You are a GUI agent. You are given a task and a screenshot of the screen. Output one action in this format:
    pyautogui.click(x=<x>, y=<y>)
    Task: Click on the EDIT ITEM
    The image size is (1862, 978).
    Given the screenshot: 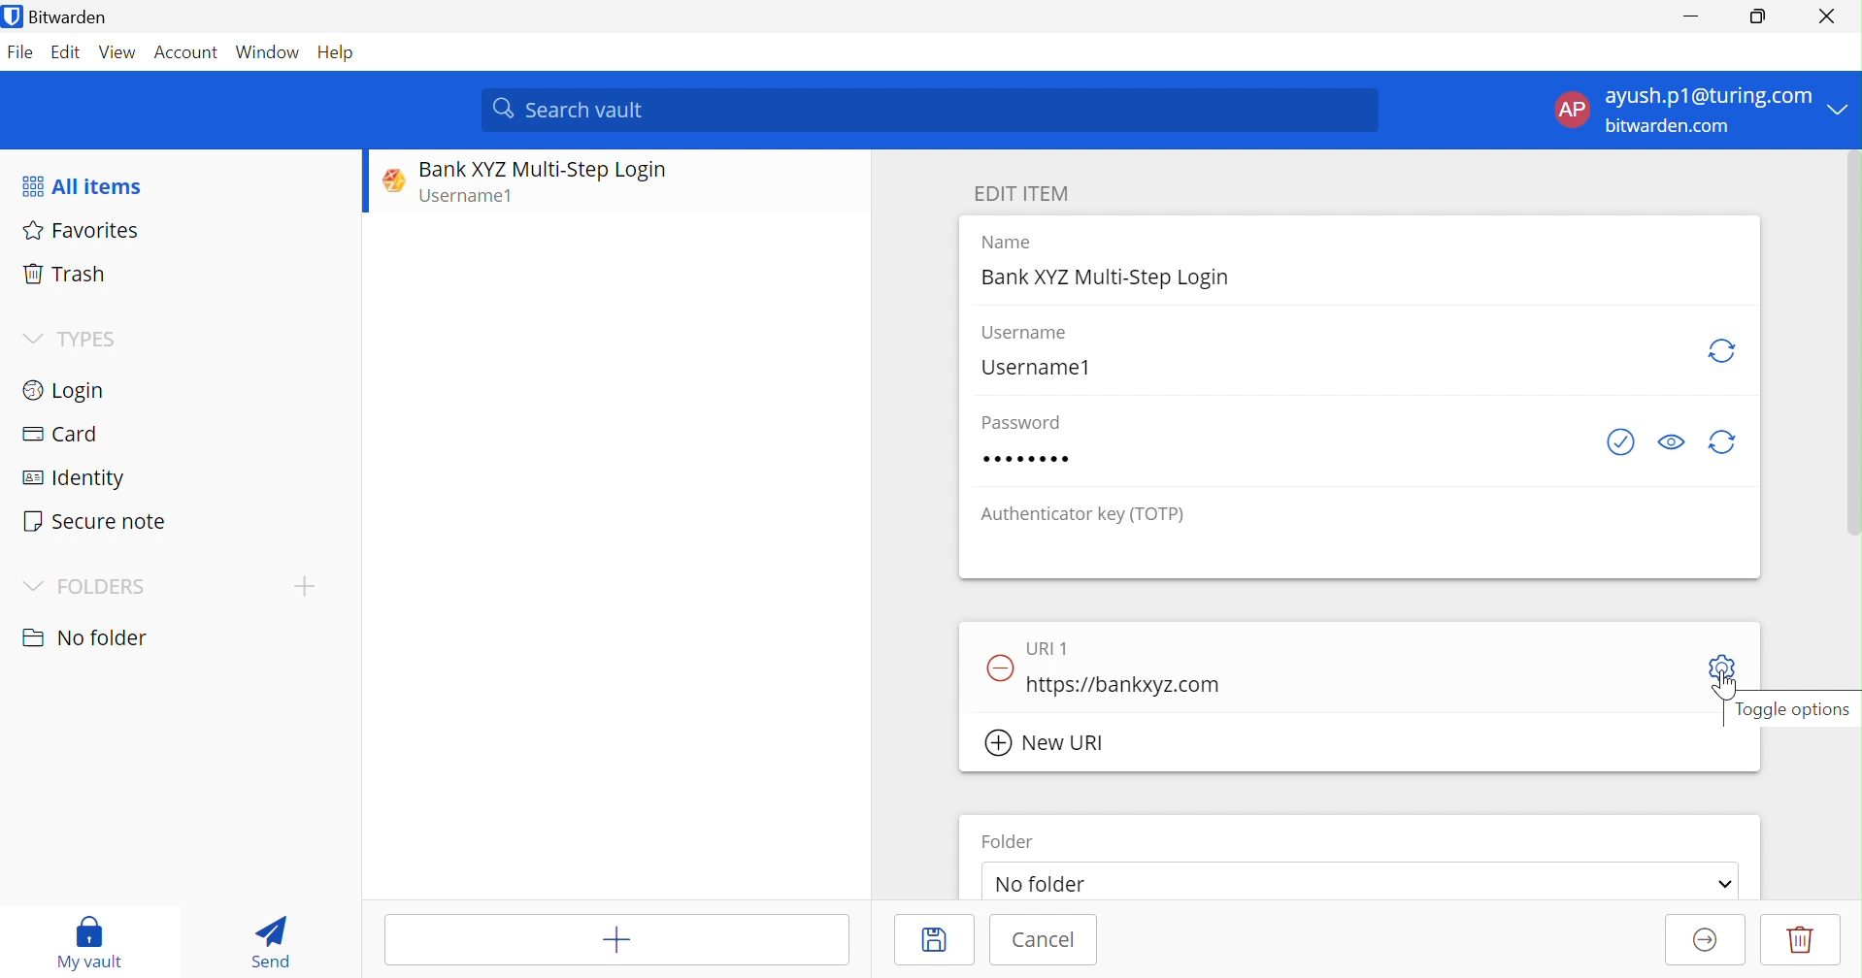 What is the action you would take?
    pyautogui.click(x=1026, y=194)
    